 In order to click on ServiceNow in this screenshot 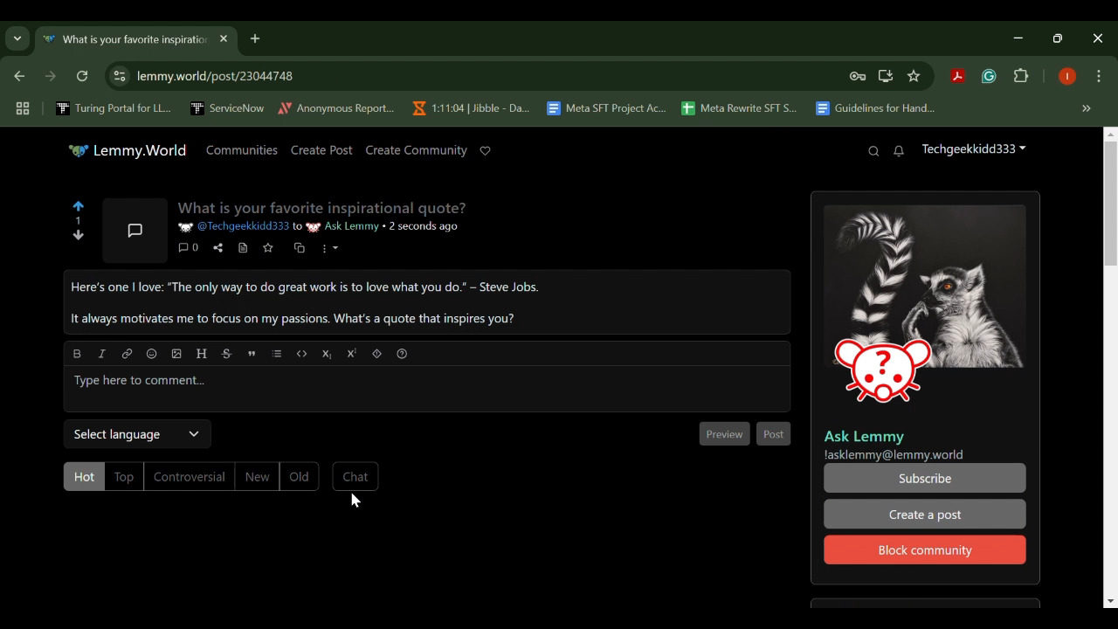, I will do `click(228, 107)`.